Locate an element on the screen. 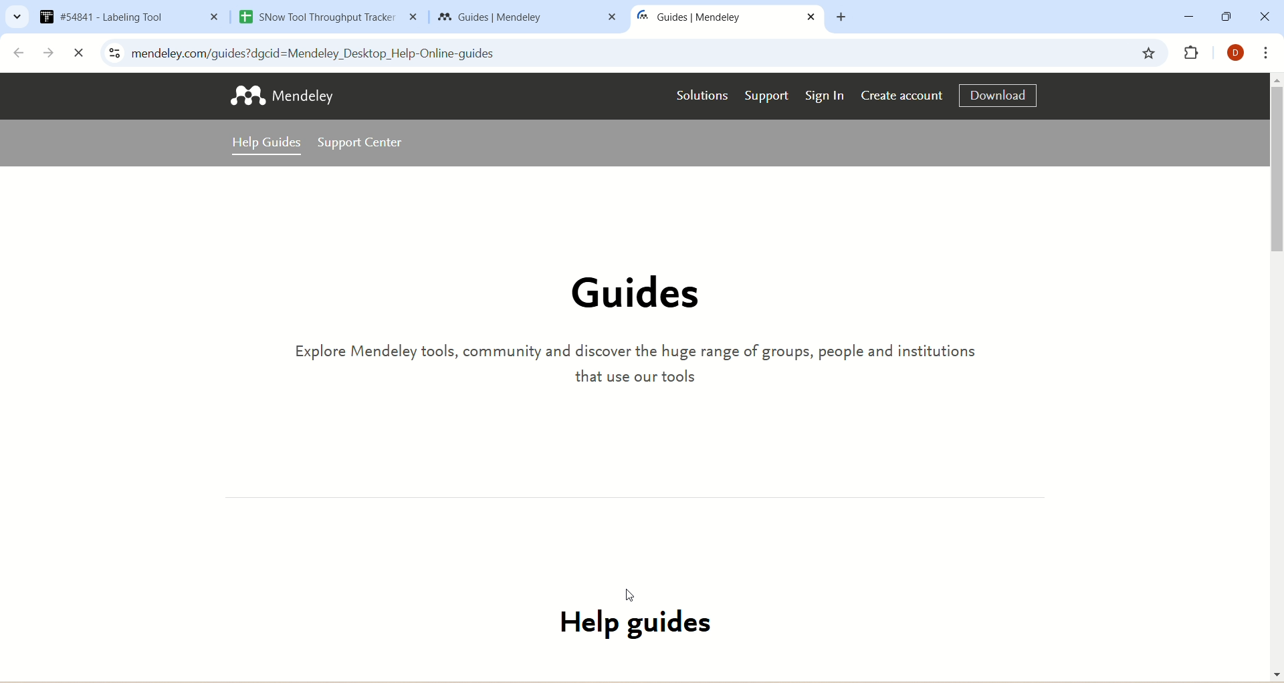 This screenshot has width=1284, height=683. Snow Tool Throughput Tracker is located at coordinates (327, 19).